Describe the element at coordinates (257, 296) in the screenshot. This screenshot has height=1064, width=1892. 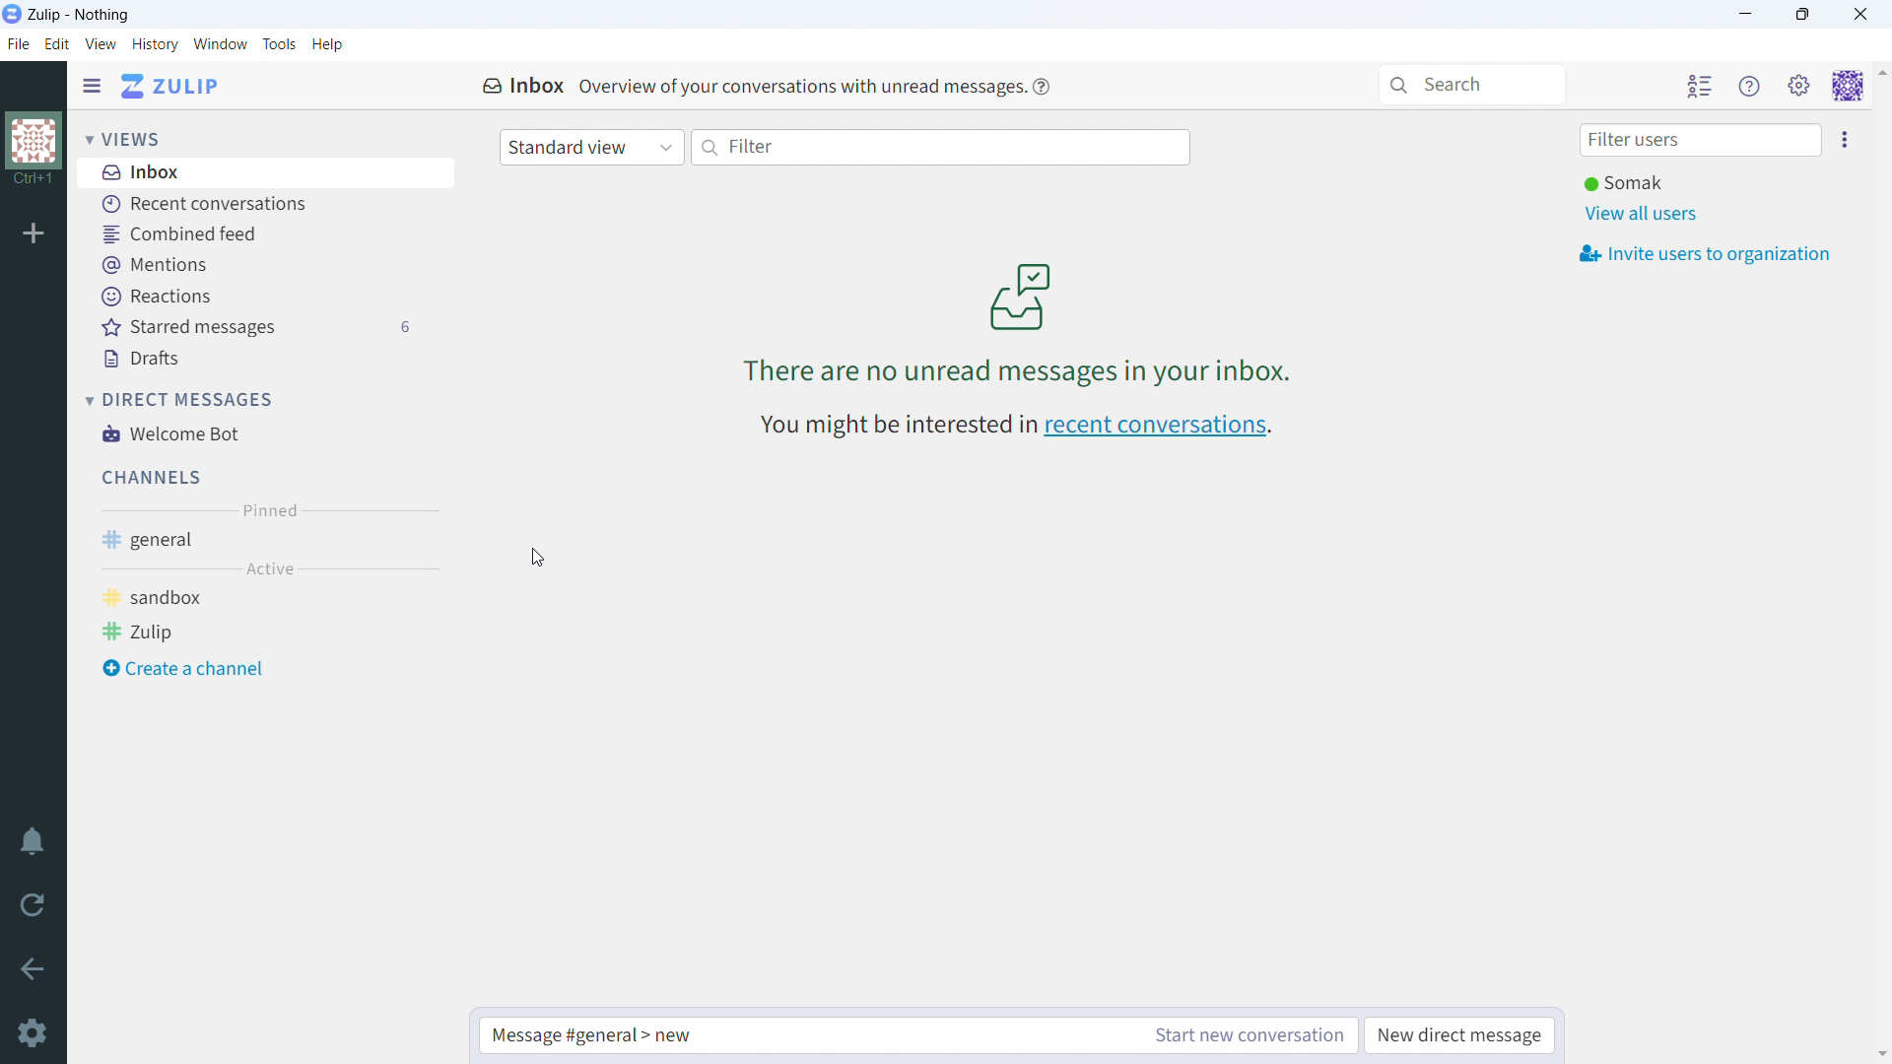
I see `reactions` at that location.